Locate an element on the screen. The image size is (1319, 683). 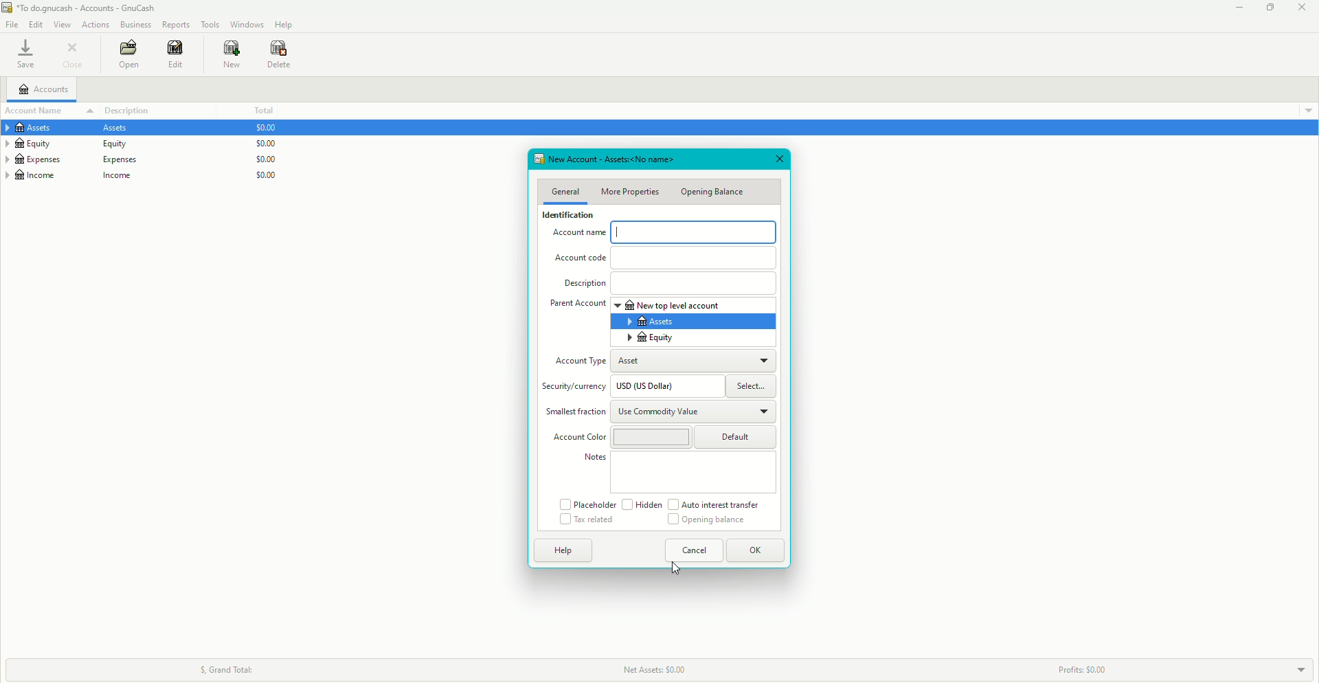
Open is located at coordinates (127, 56).